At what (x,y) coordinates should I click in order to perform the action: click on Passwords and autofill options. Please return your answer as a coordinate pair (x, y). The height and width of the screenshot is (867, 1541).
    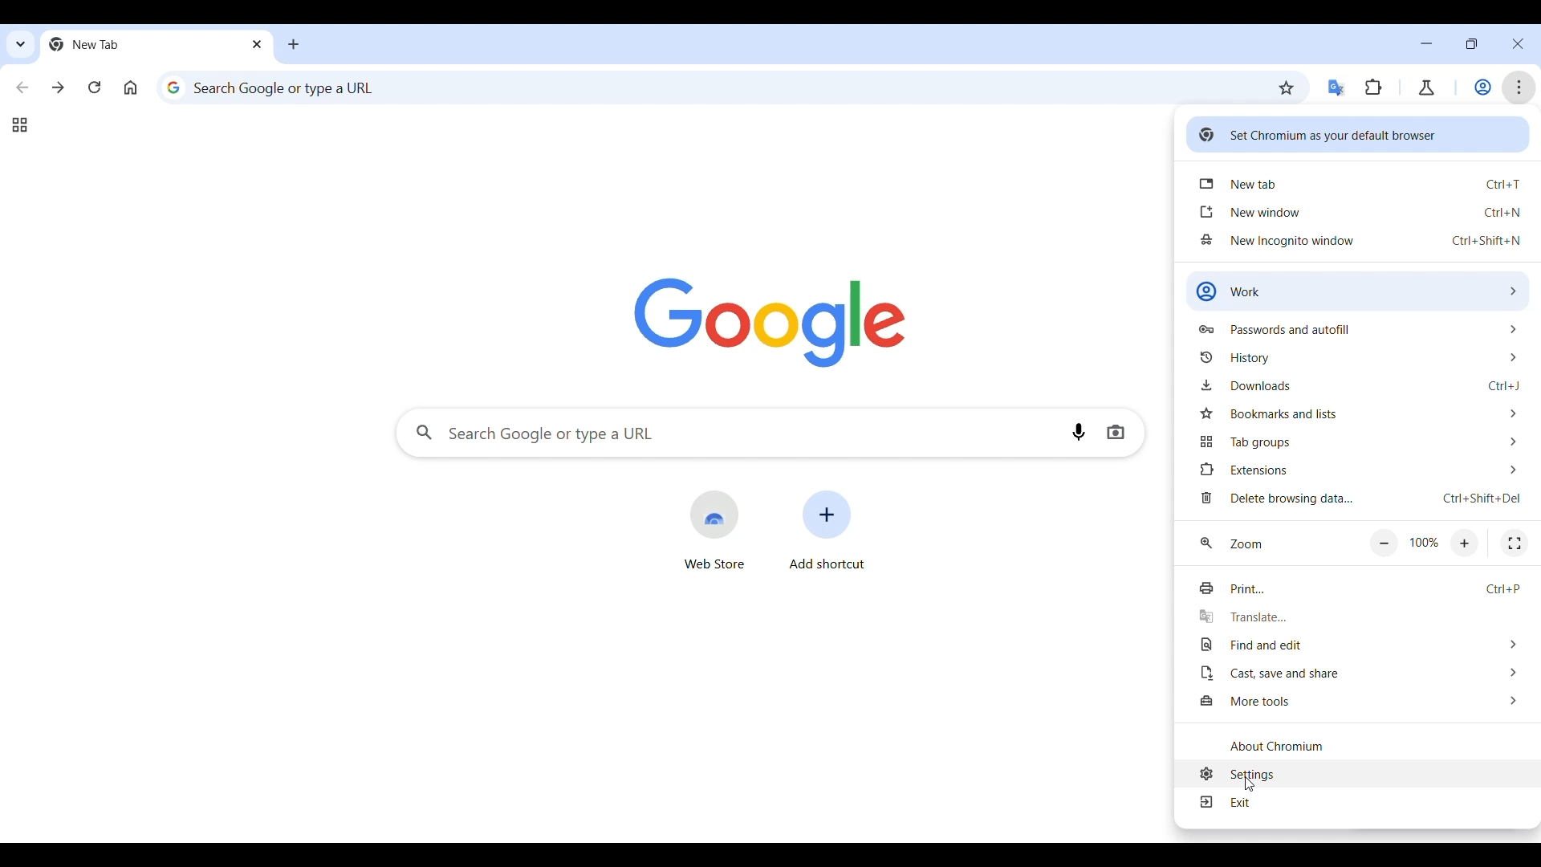
    Looking at the image, I should click on (1358, 328).